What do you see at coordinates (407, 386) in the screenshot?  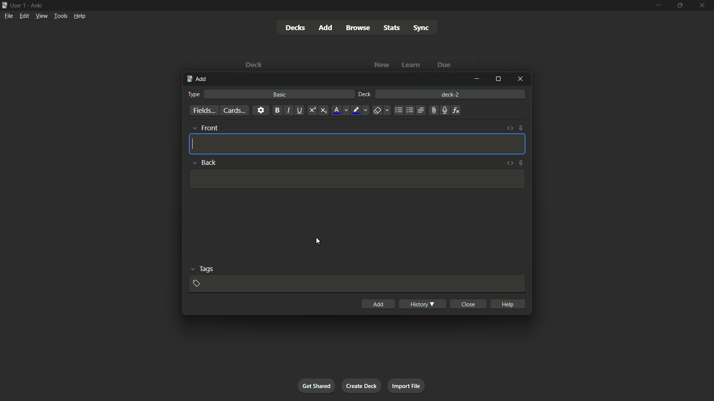 I see `import file` at bounding box center [407, 386].